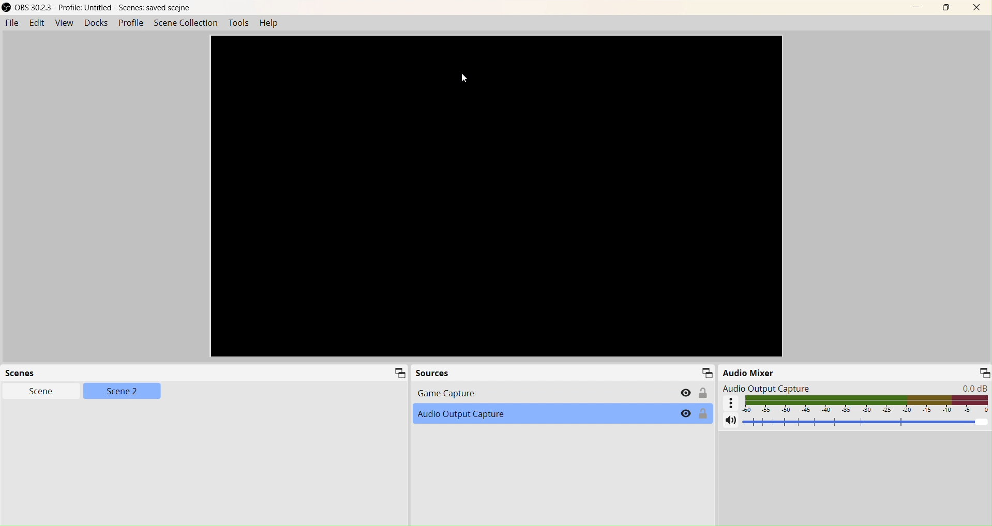  Describe the element at coordinates (122, 392) in the screenshot. I see `Scene2` at that location.